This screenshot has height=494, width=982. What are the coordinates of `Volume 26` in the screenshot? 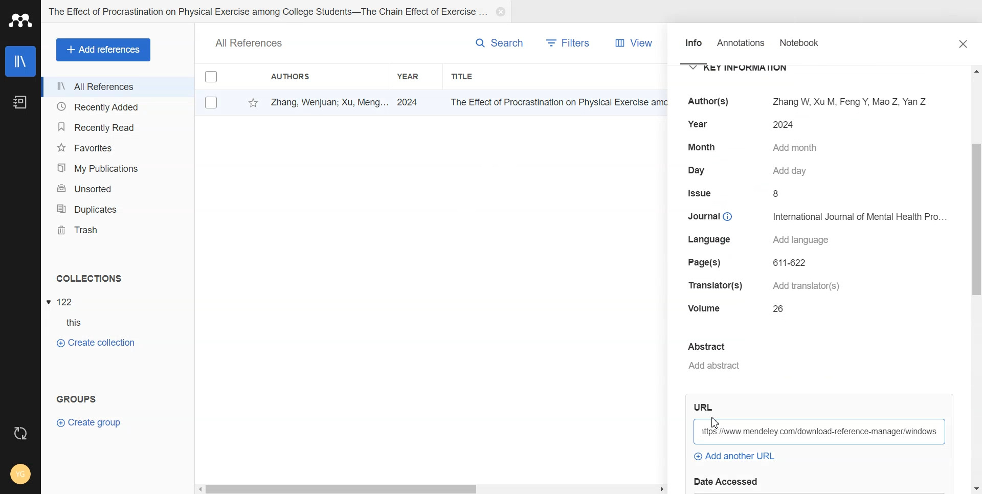 It's located at (740, 309).